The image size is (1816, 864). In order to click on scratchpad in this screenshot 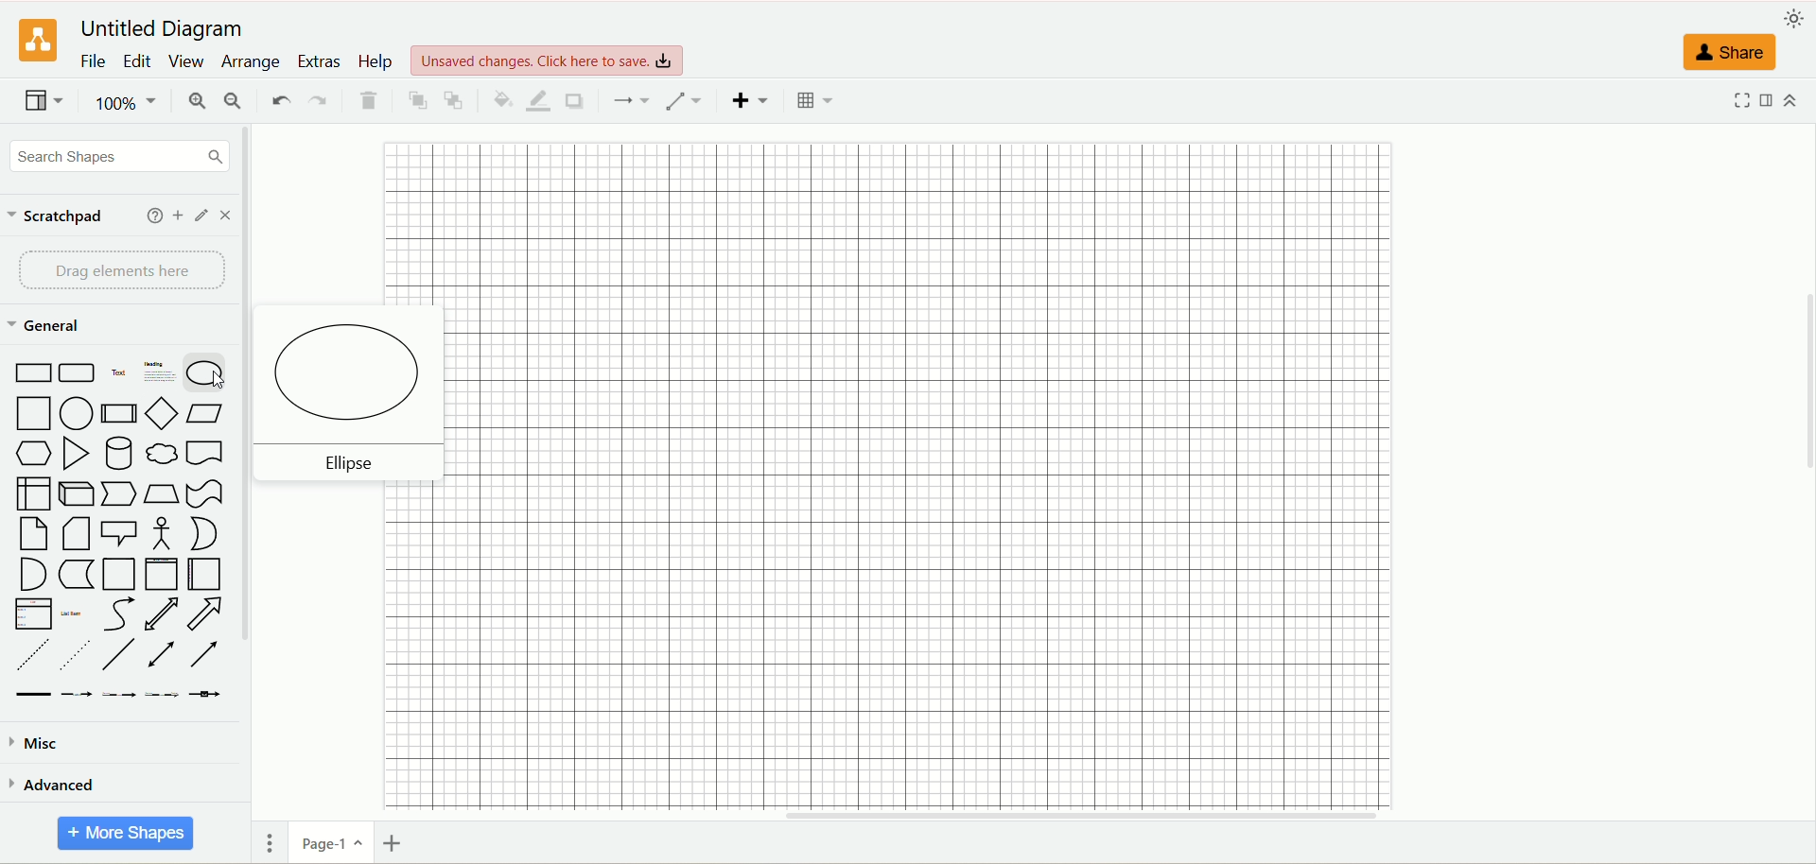, I will do `click(55, 219)`.